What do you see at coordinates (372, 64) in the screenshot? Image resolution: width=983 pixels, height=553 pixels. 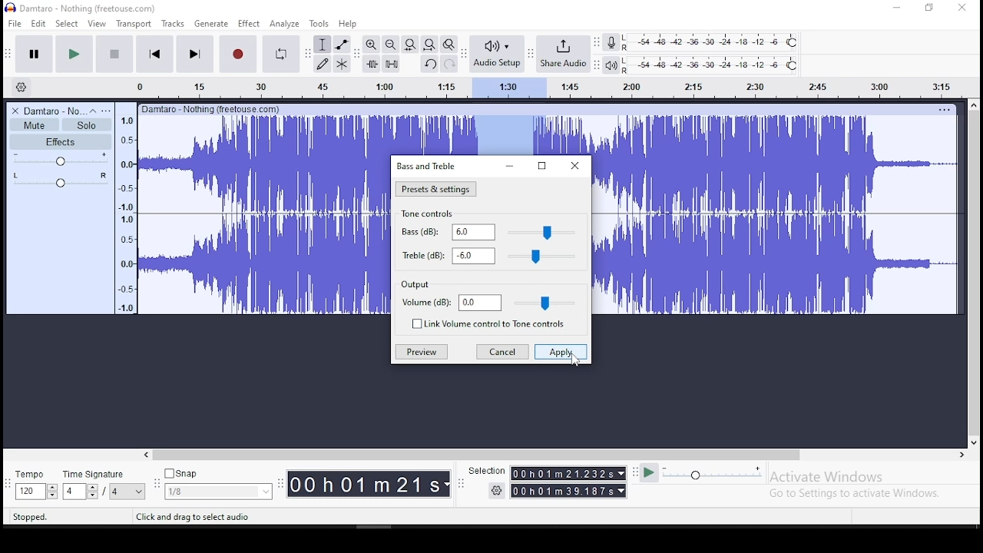 I see `trim audio outside selection` at bounding box center [372, 64].